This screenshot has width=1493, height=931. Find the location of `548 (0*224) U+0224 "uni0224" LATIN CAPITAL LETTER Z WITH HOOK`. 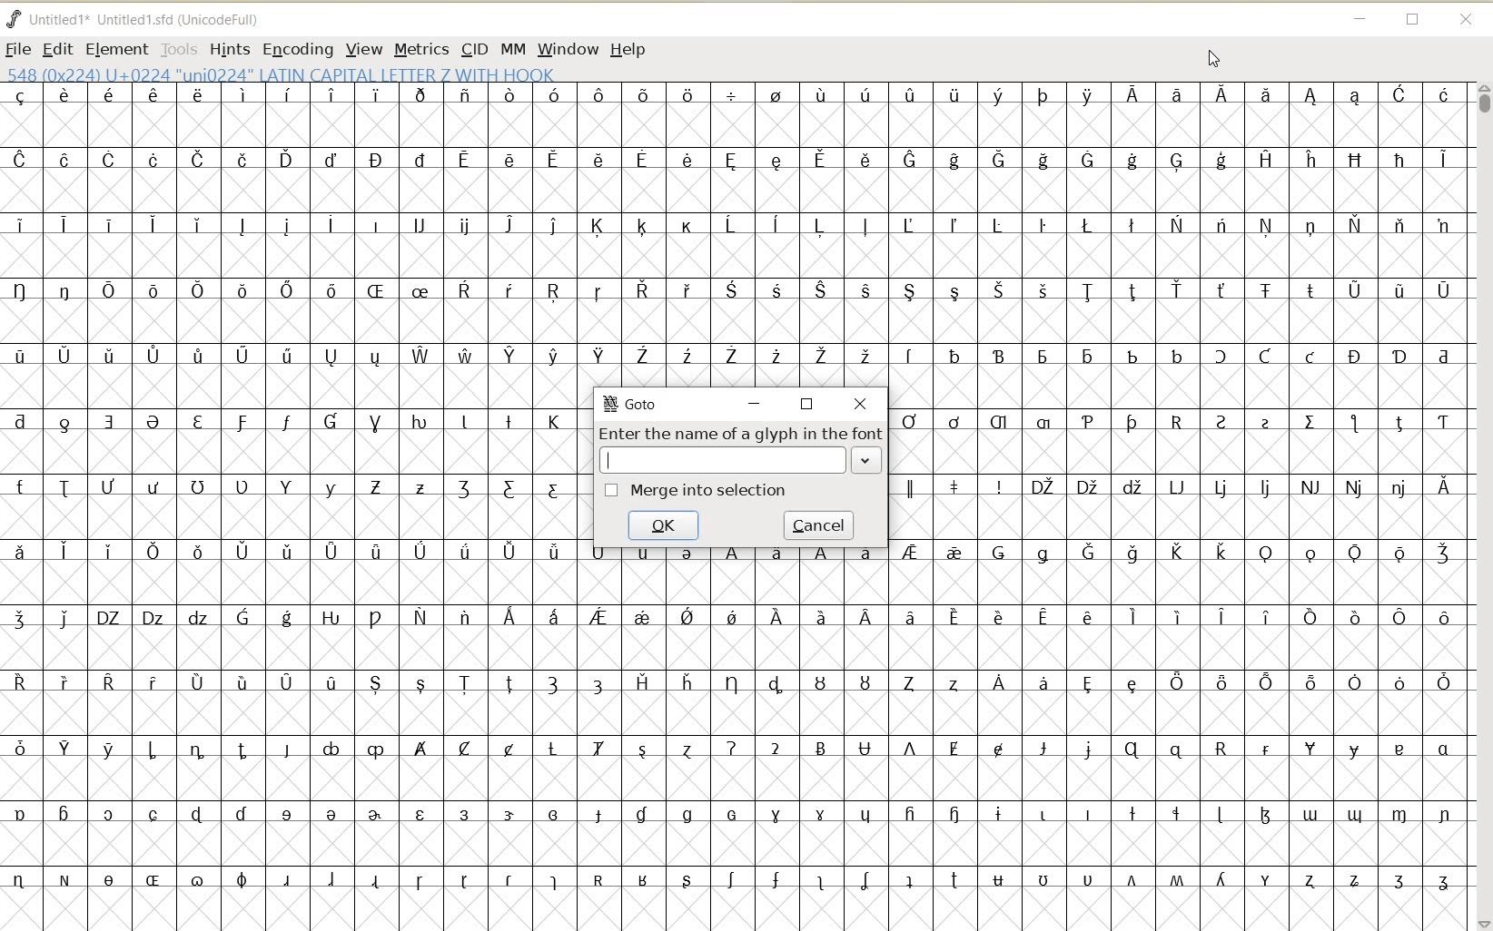

548 (0*224) U+0224 "uni0224" LATIN CAPITAL LETTER Z WITH HOOK is located at coordinates (283, 74).